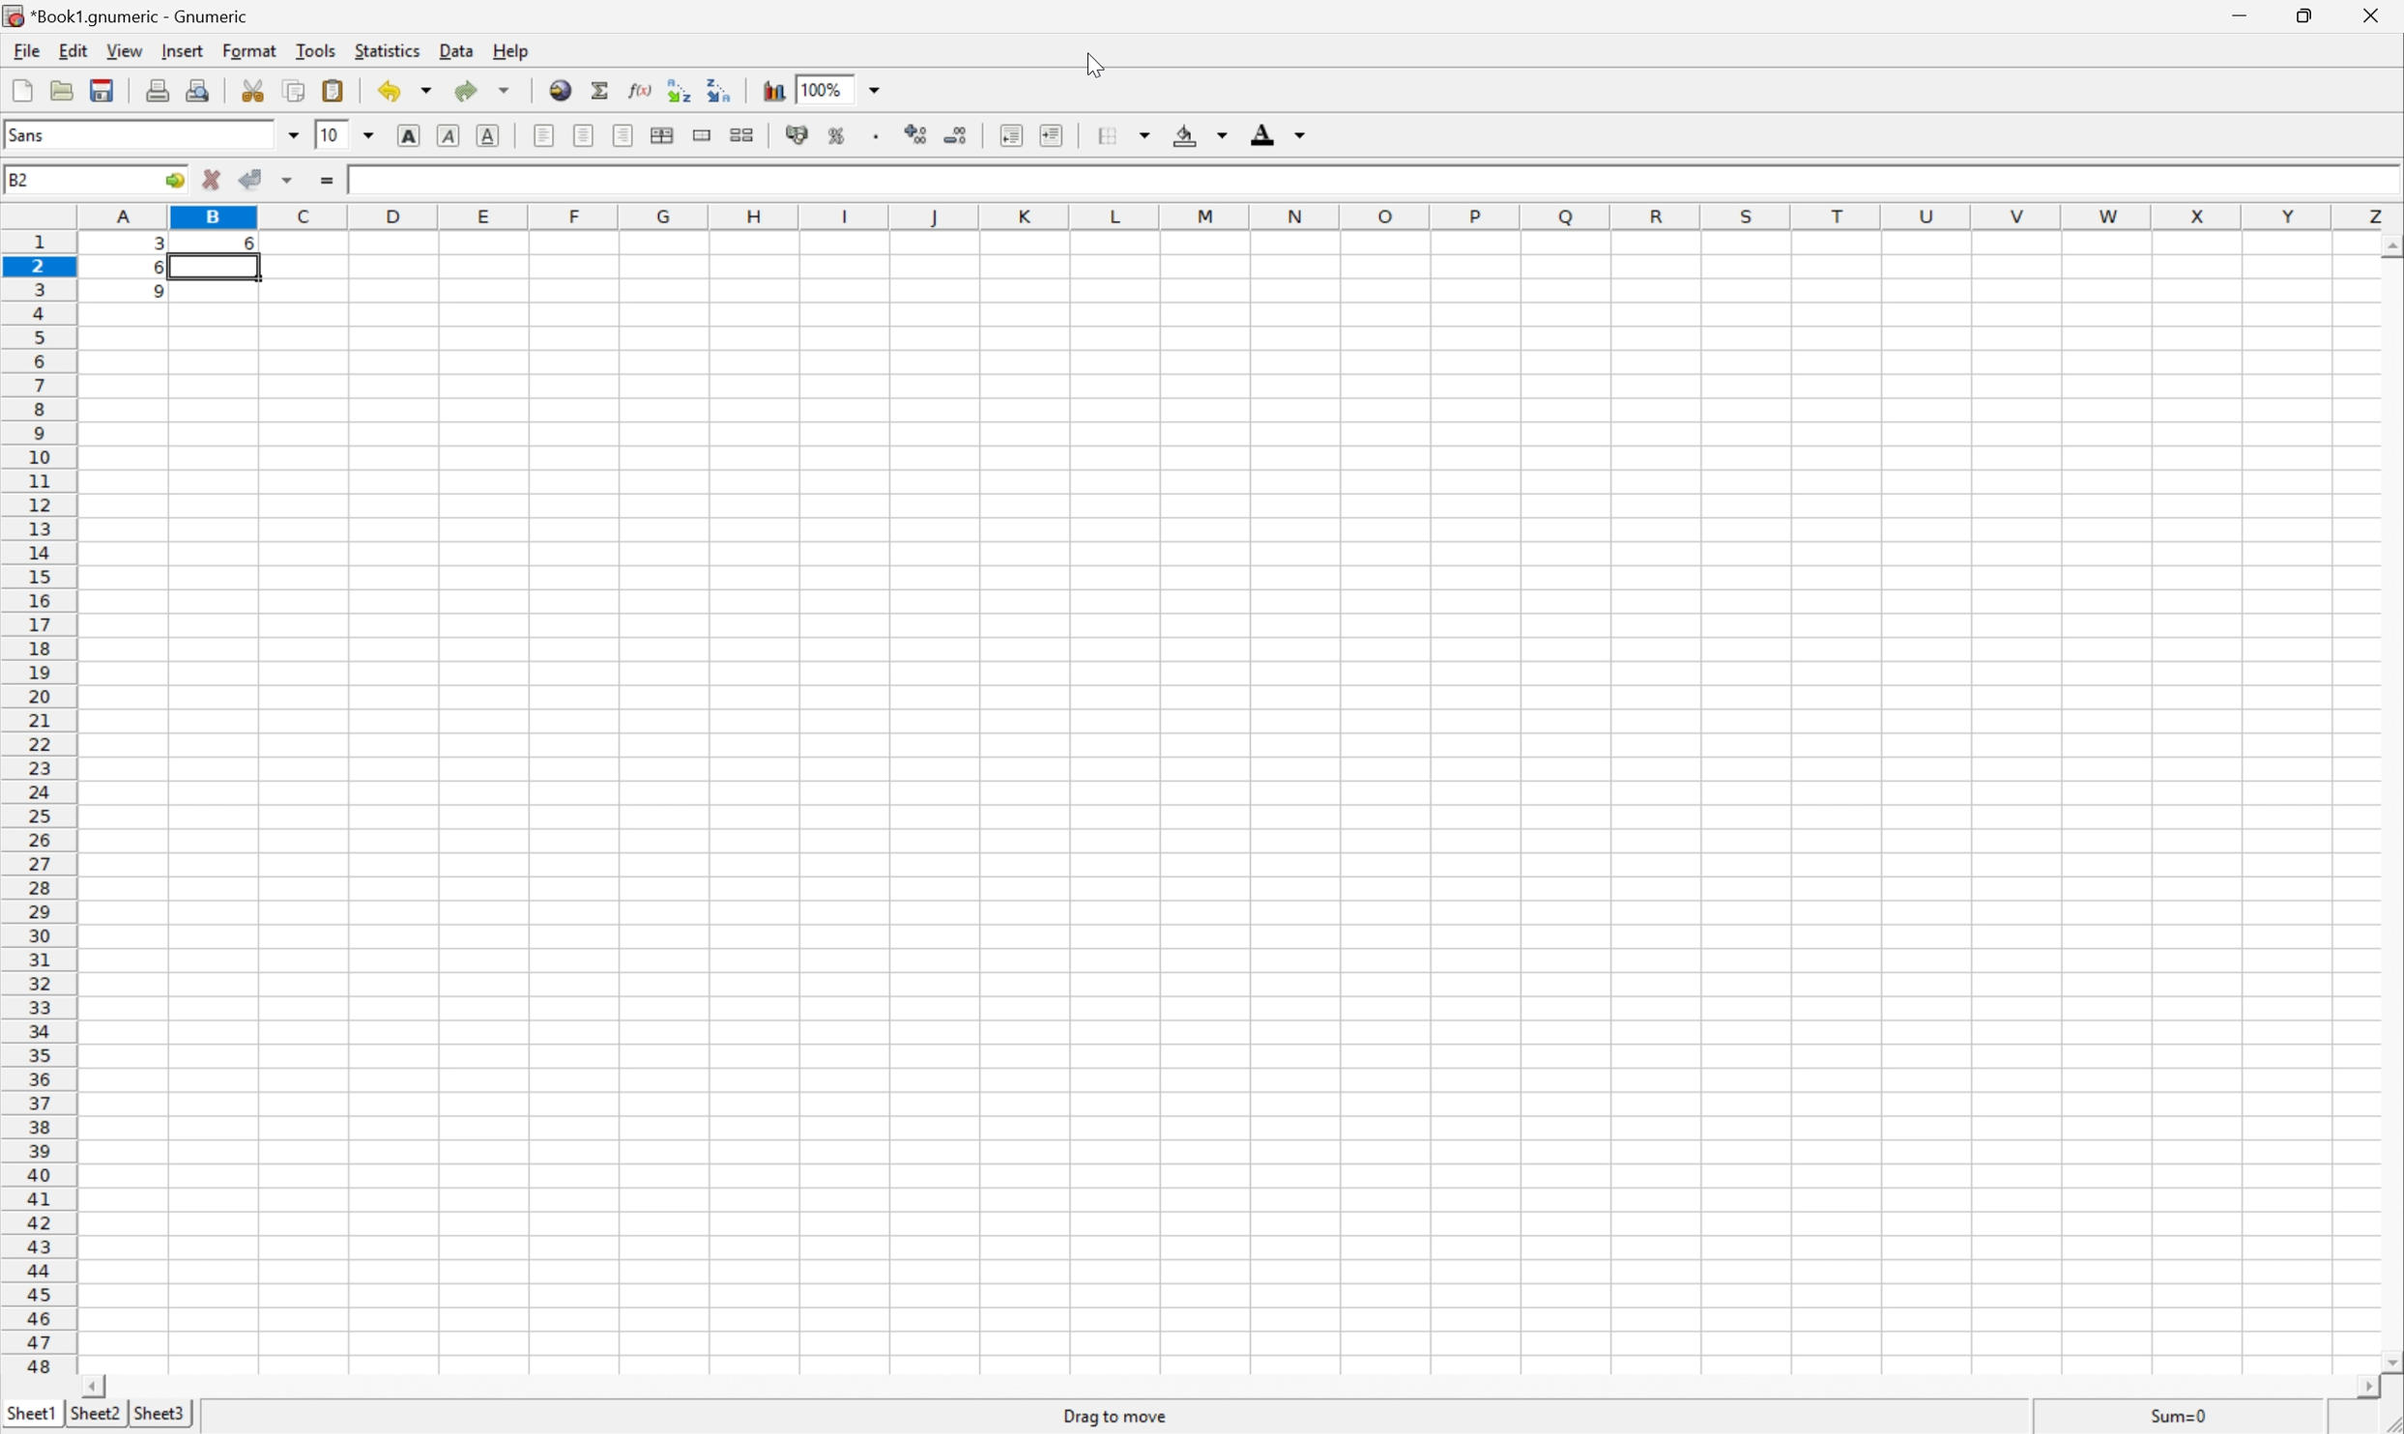  I want to click on Accept changes, so click(252, 178).